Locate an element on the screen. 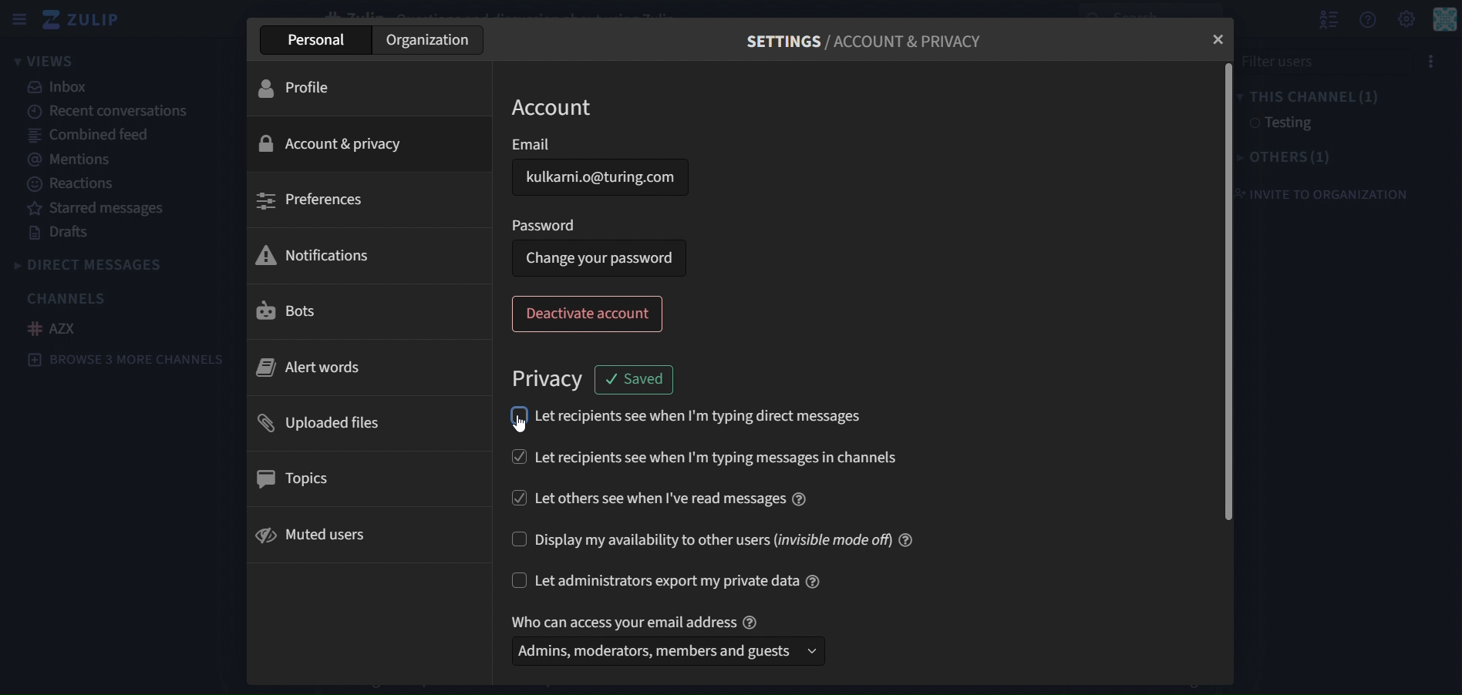  setting is located at coordinates (1406, 18).